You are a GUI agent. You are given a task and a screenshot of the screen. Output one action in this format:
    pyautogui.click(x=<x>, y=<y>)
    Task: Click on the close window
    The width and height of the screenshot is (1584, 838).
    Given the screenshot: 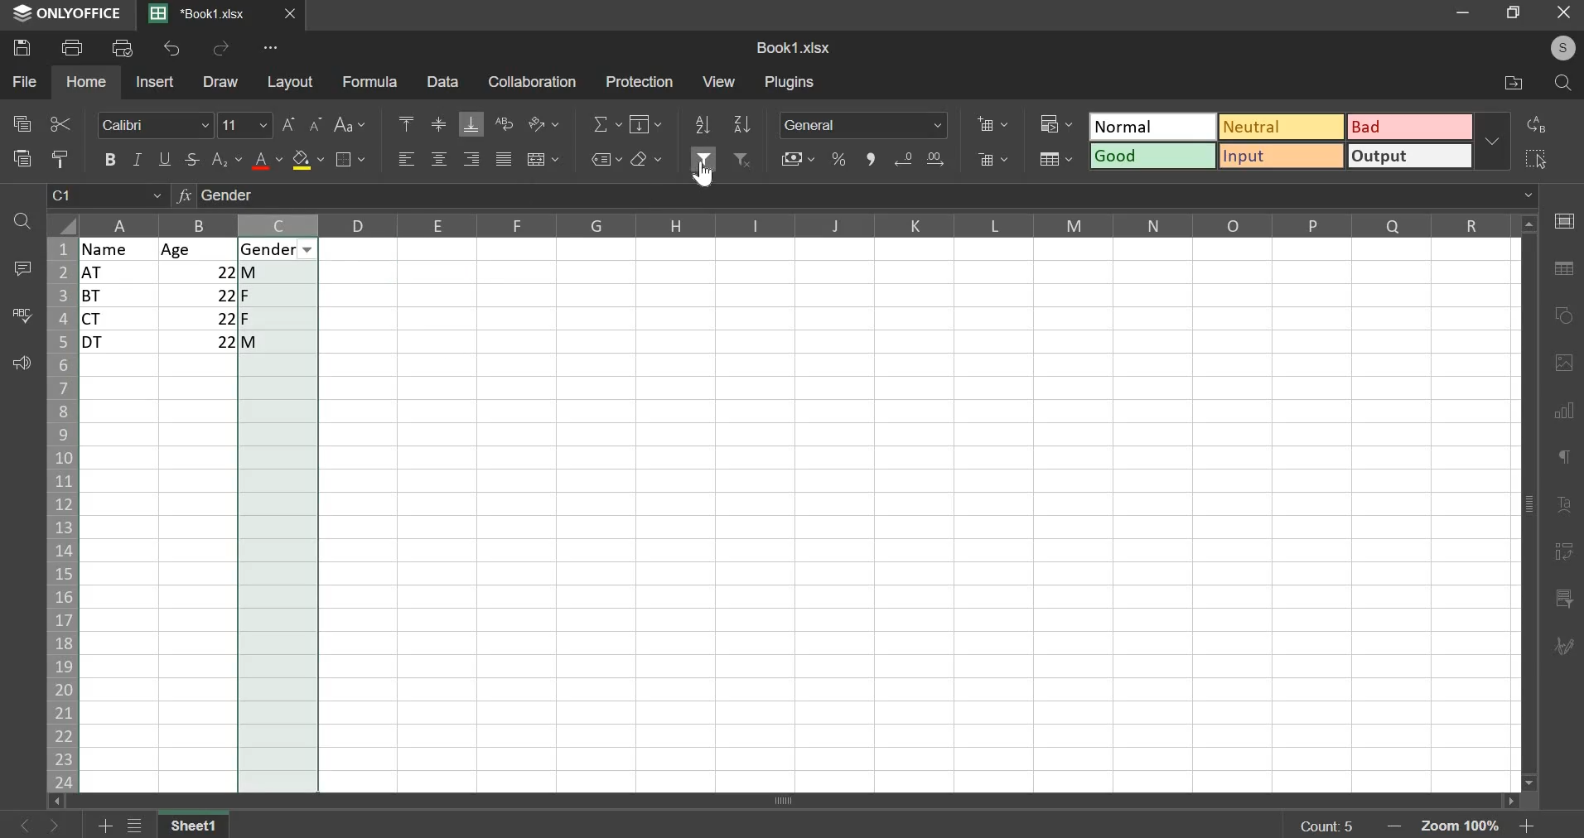 What is the action you would take?
    pyautogui.click(x=1562, y=16)
    